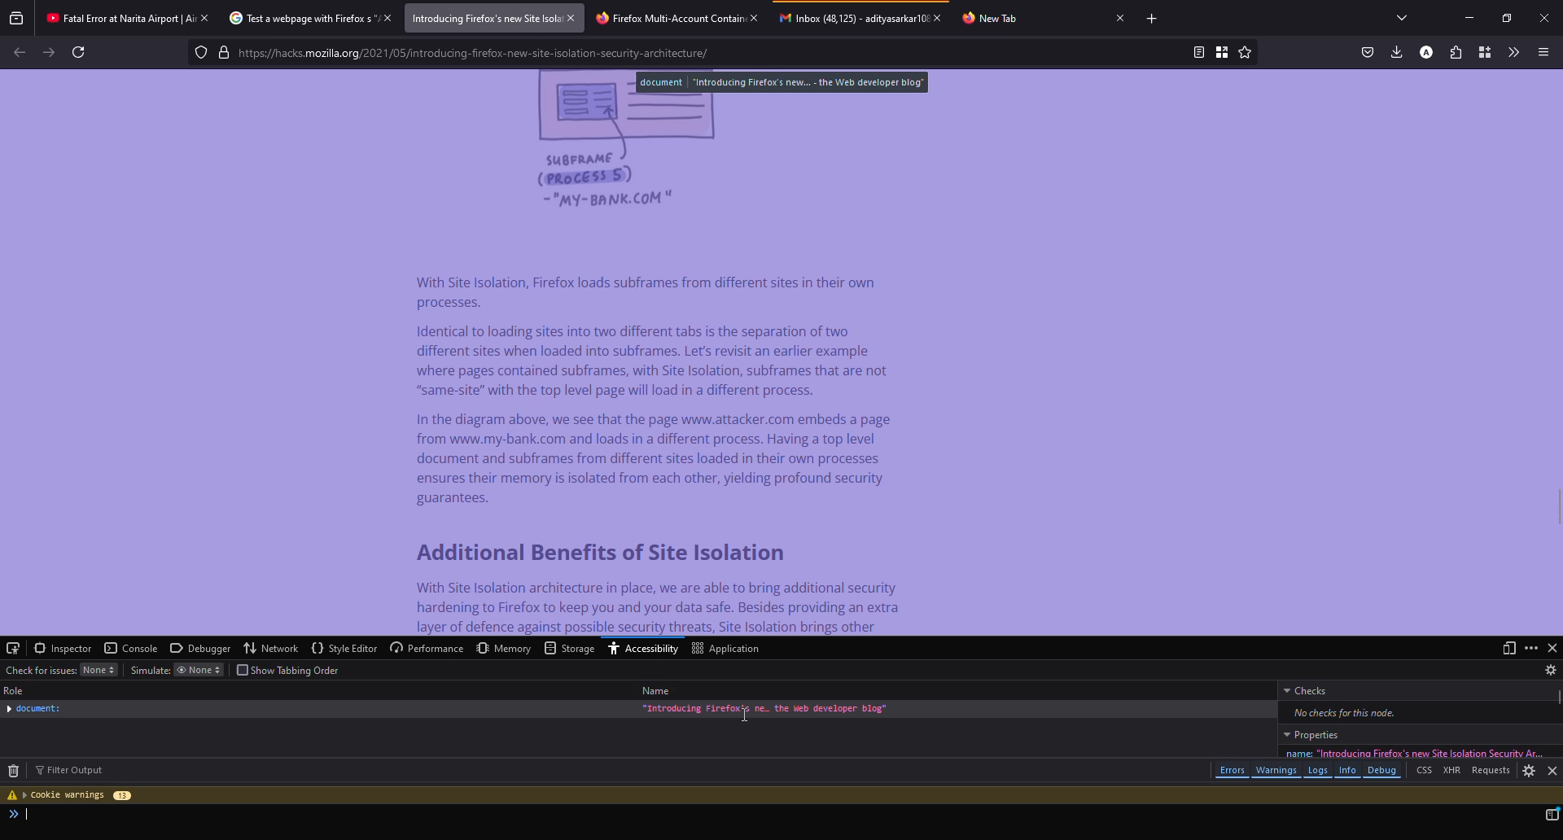  What do you see at coordinates (1456, 52) in the screenshot?
I see `extensions` at bounding box center [1456, 52].